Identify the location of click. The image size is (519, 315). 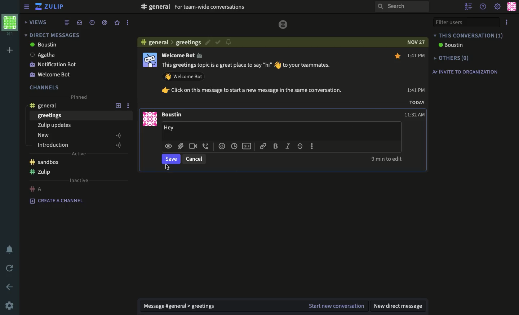
(167, 167).